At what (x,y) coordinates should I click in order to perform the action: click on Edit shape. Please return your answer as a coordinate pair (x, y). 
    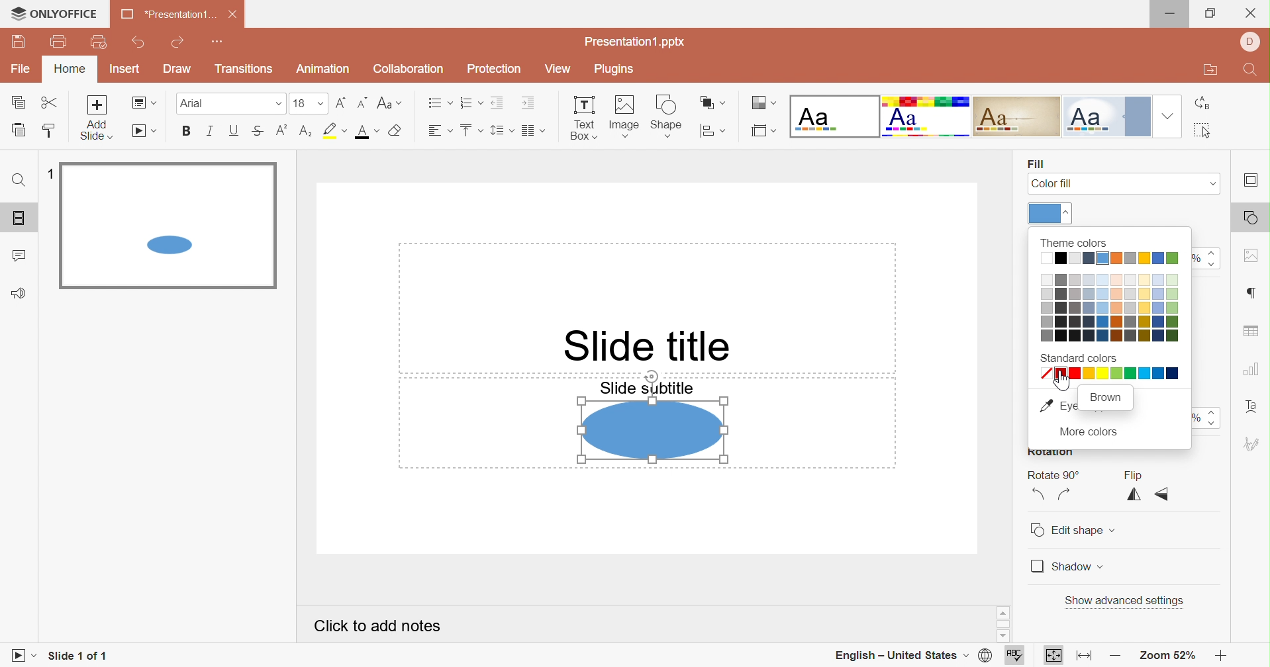
    Looking at the image, I should click on (1071, 531).